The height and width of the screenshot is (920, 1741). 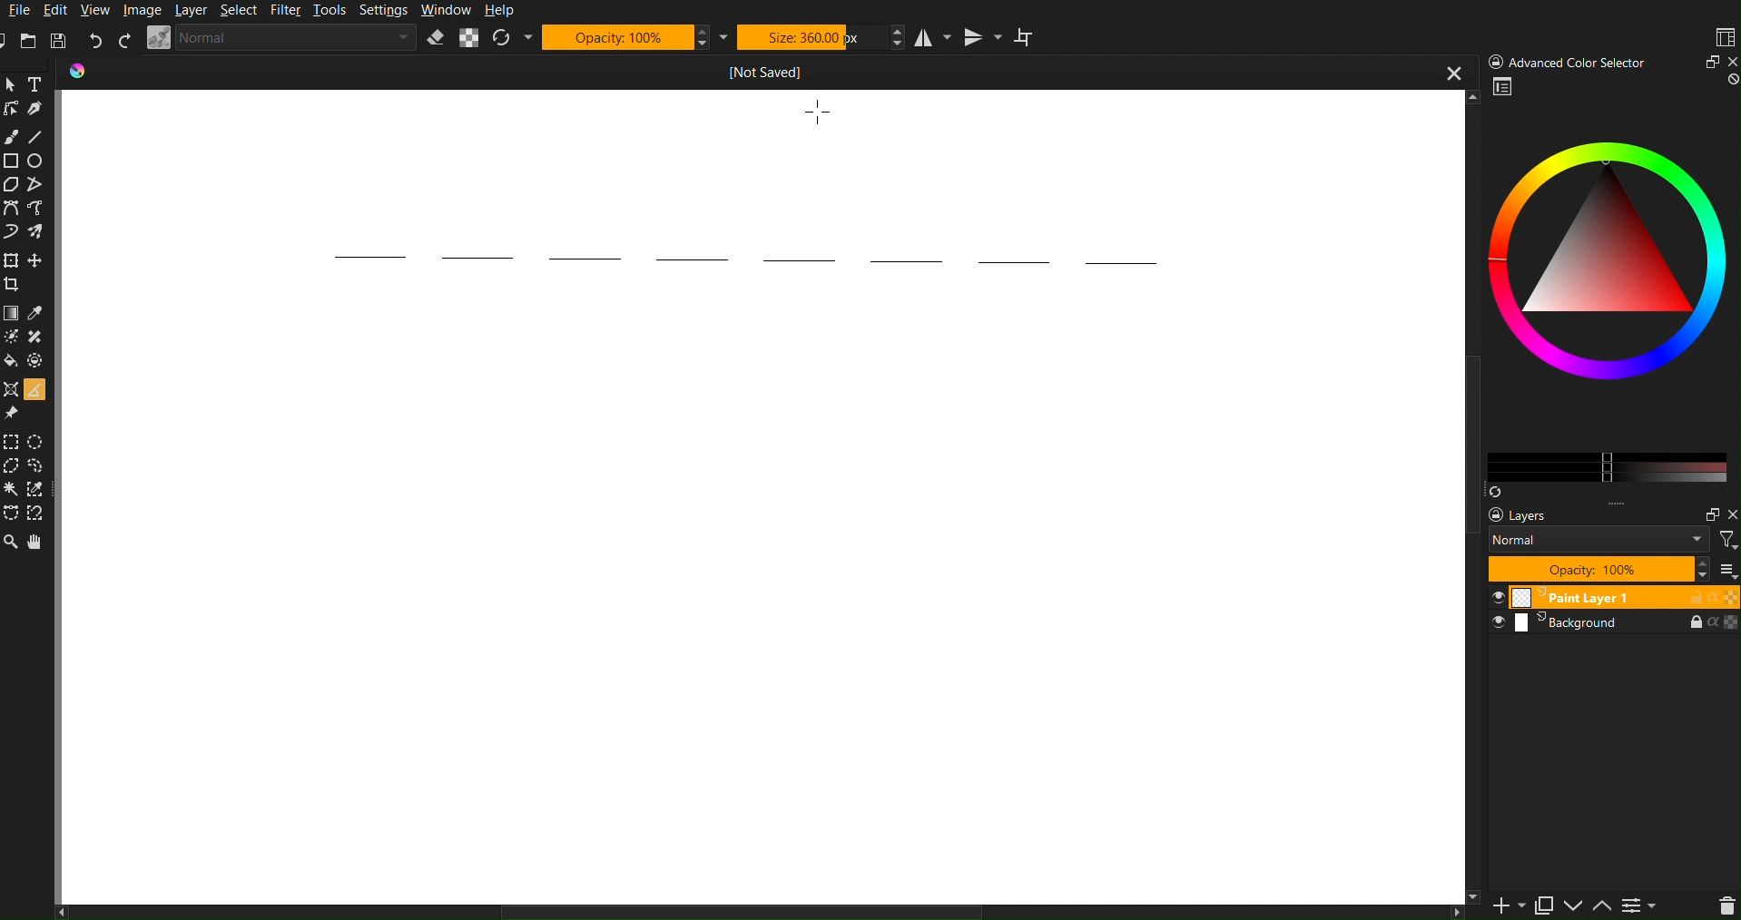 What do you see at coordinates (766, 602) in the screenshot?
I see `Workspace` at bounding box center [766, 602].